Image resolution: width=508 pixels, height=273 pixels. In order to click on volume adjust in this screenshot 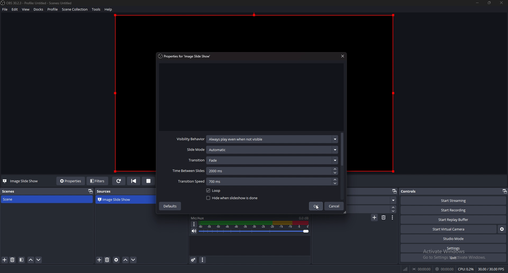, I will do `click(254, 228)`.